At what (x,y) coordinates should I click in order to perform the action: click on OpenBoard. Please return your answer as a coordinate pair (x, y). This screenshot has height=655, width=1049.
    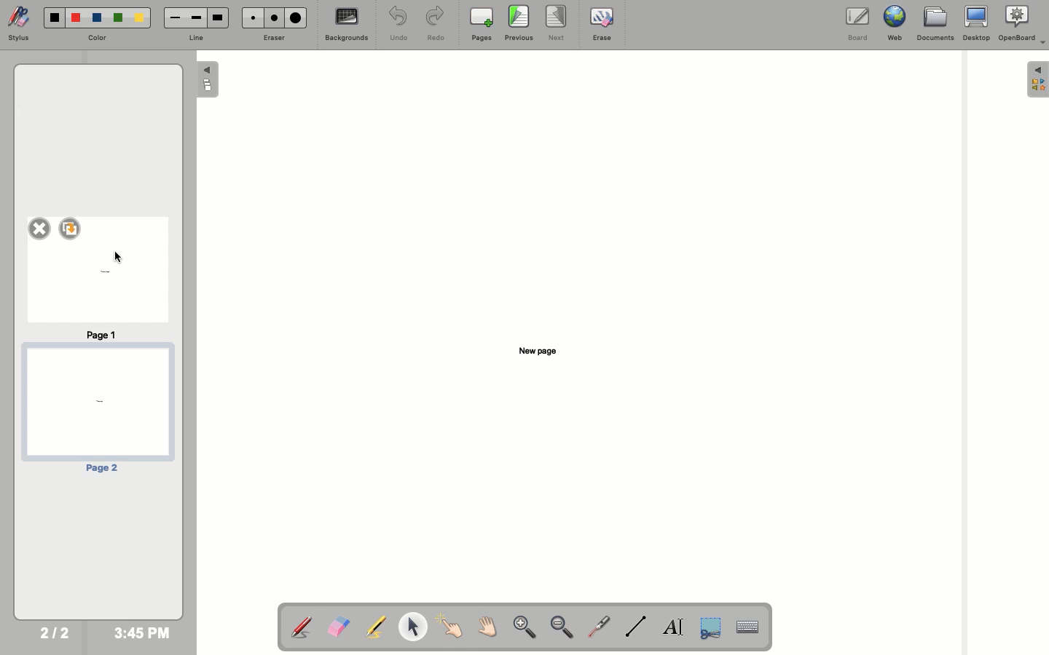
    Looking at the image, I should click on (1023, 23).